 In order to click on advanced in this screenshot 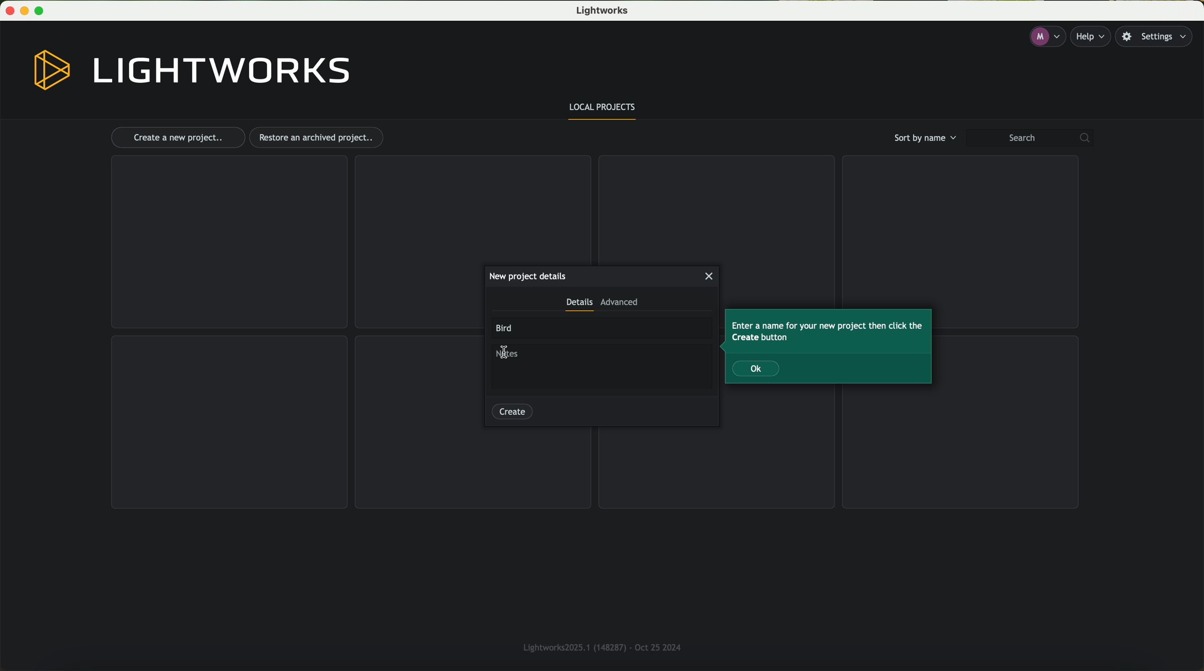, I will do `click(619, 304)`.